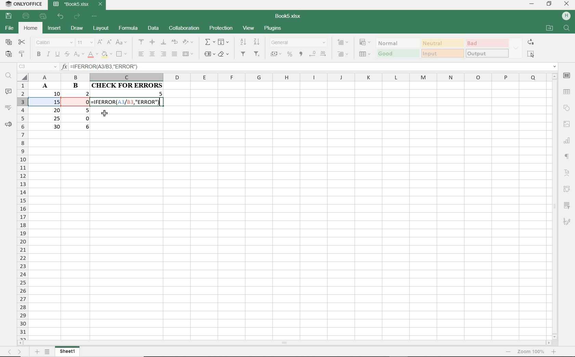  What do you see at coordinates (92, 55) in the screenshot?
I see `FONT COLOR` at bounding box center [92, 55].